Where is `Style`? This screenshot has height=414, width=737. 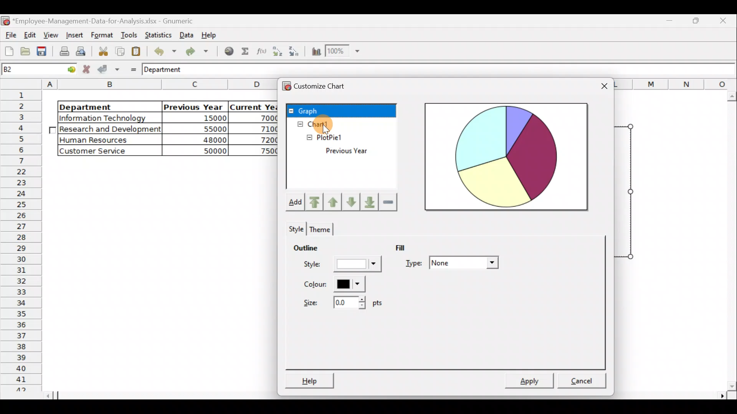
Style is located at coordinates (339, 263).